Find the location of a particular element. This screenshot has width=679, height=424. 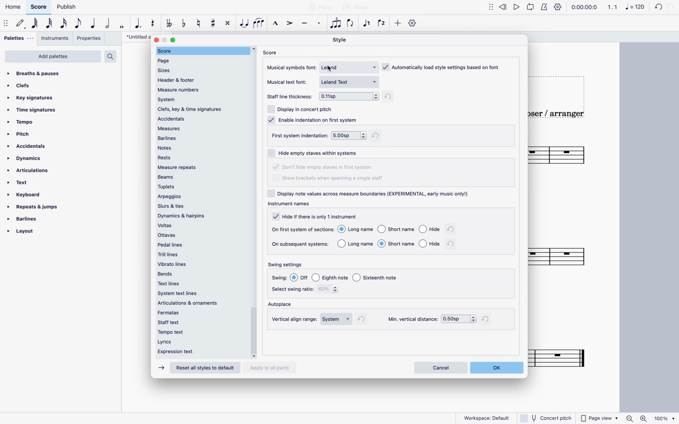

options is located at coordinates (348, 277).